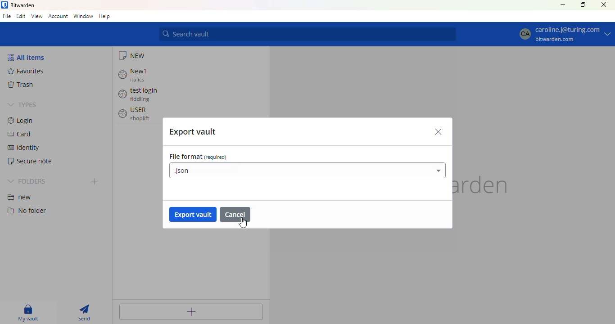 The height and width of the screenshot is (324, 615). Describe the element at coordinates (19, 198) in the screenshot. I see `new` at that location.